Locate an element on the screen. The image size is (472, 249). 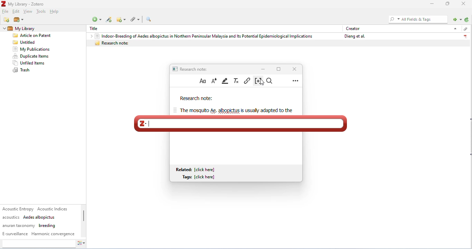
duplicate items is located at coordinates (31, 56).